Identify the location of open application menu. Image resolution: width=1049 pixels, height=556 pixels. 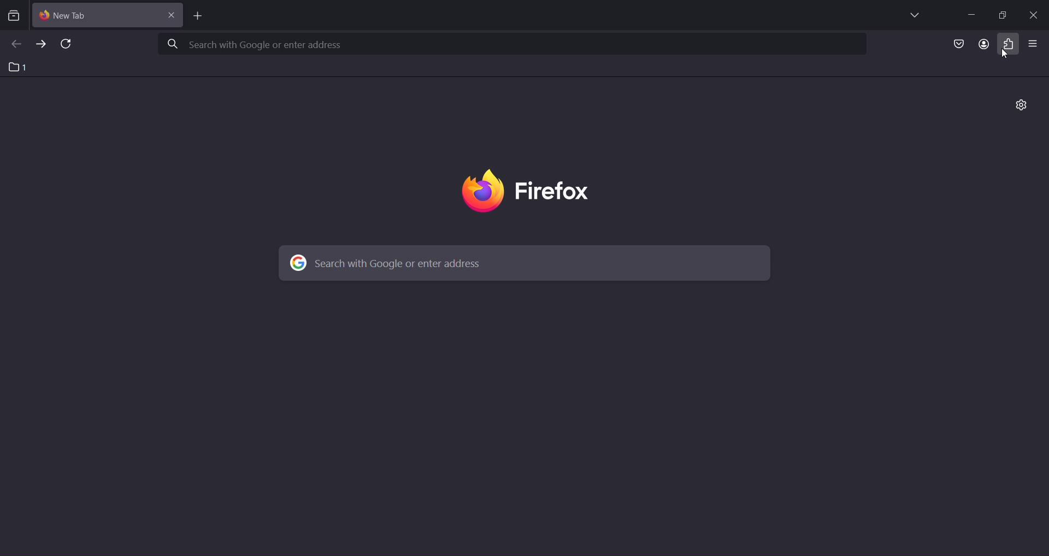
(1033, 45).